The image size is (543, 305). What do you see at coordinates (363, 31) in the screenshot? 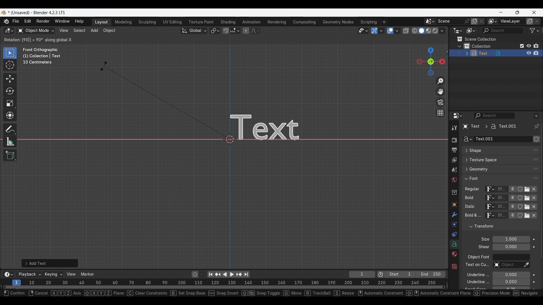
I see `Selectability and visibility` at bounding box center [363, 31].